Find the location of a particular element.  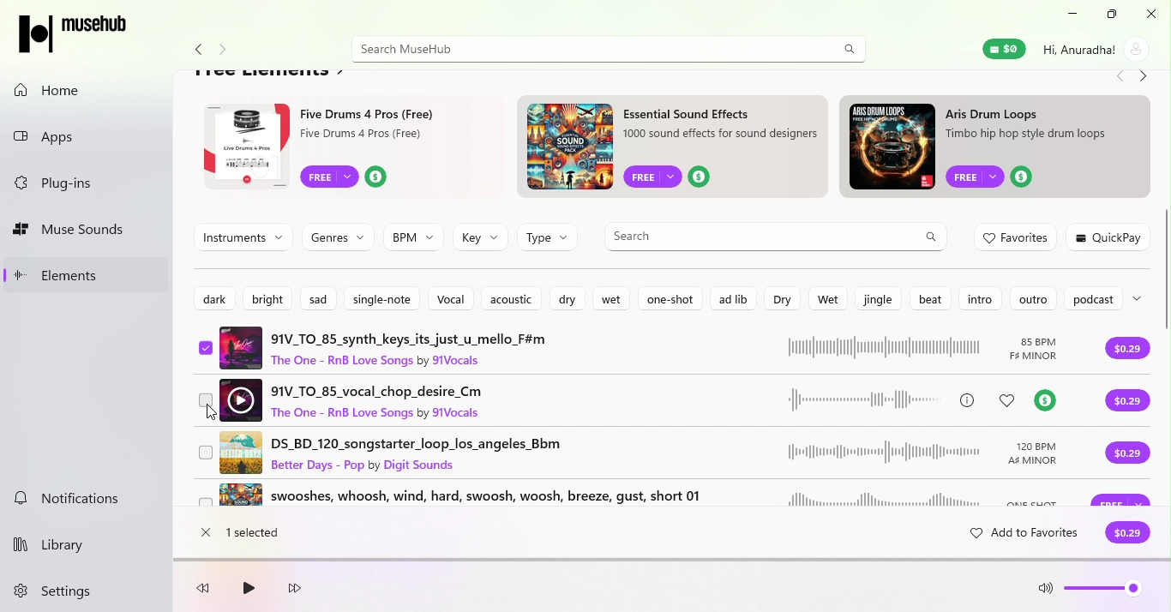

Library is located at coordinates (72, 542).